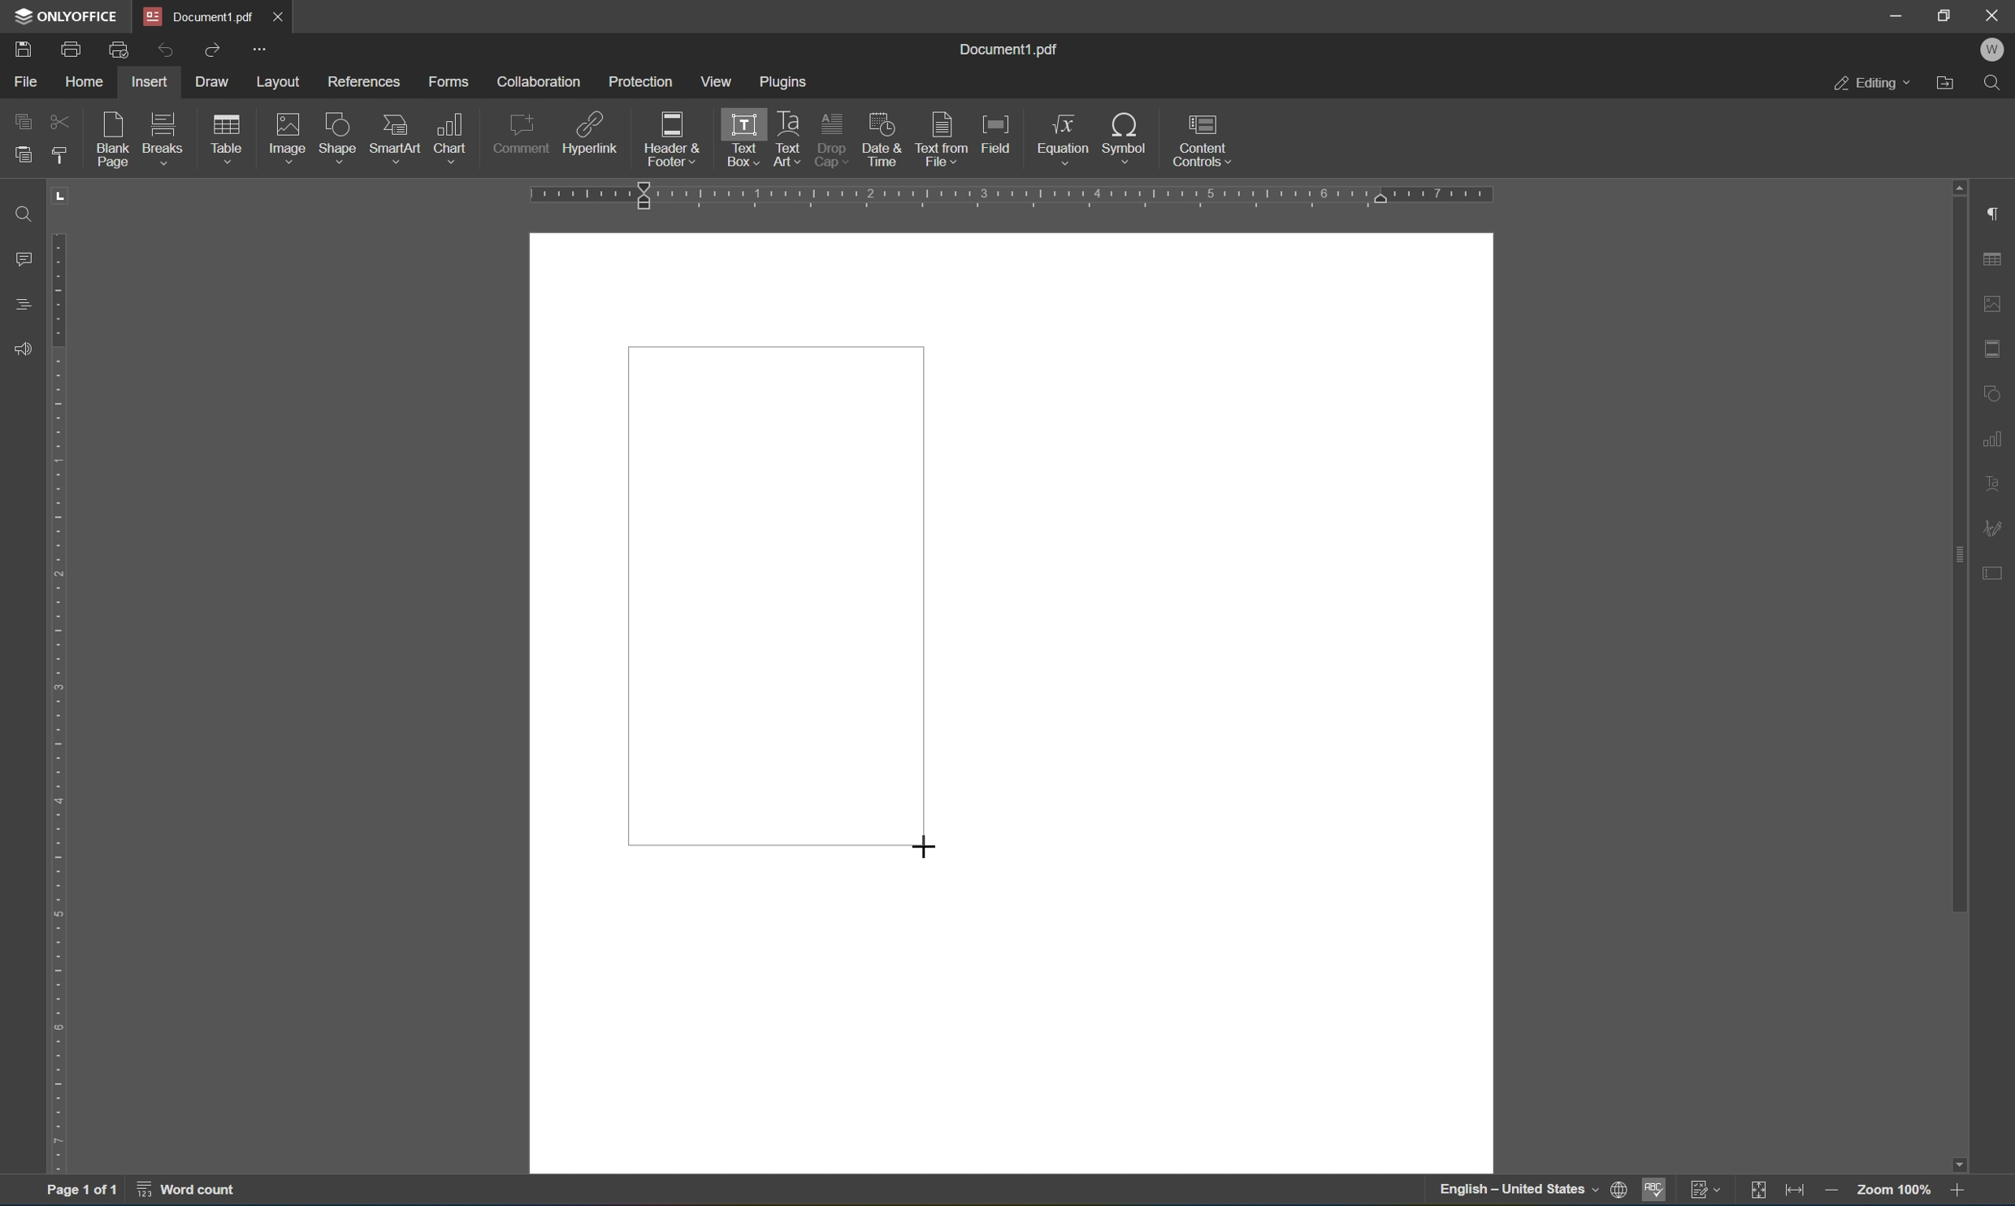 This screenshot has width=2015, height=1206. What do you see at coordinates (1207, 140) in the screenshot?
I see `content controls` at bounding box center [1207, 140].